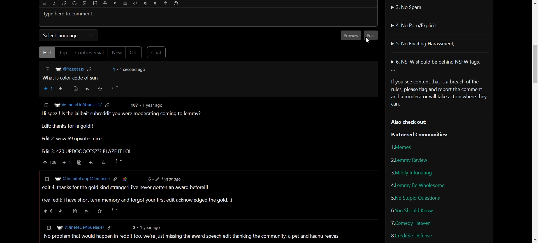 Image resolution: width=538 pixels, height=243 pixels. I want to click on Text, so click(438, 93).